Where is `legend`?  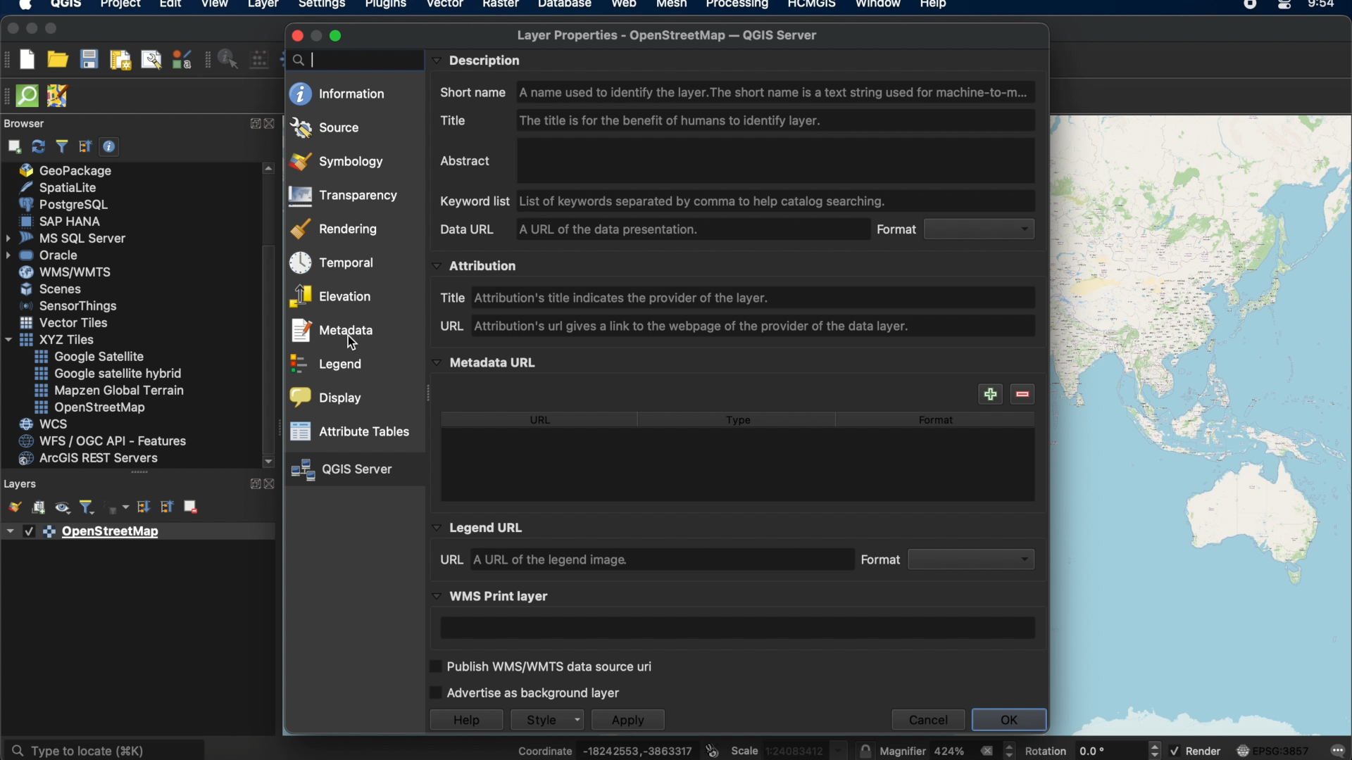
legend is located at coordinates (327, 366).